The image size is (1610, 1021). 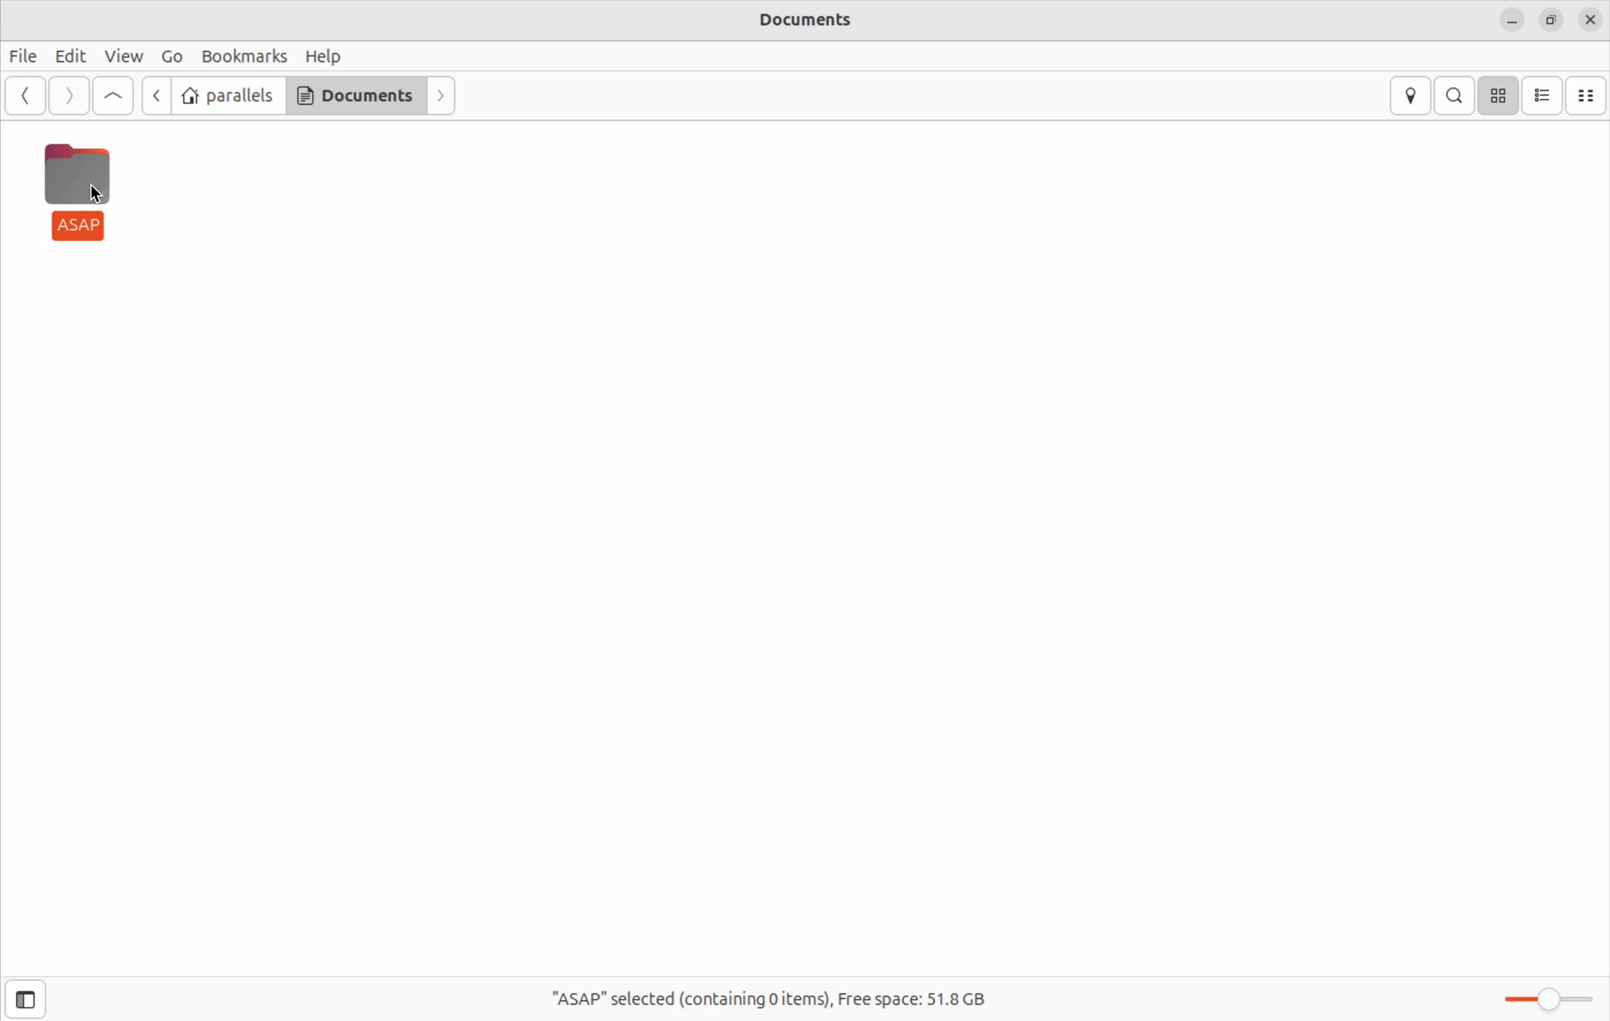 I want to click on back, so click(x=154, y=96).